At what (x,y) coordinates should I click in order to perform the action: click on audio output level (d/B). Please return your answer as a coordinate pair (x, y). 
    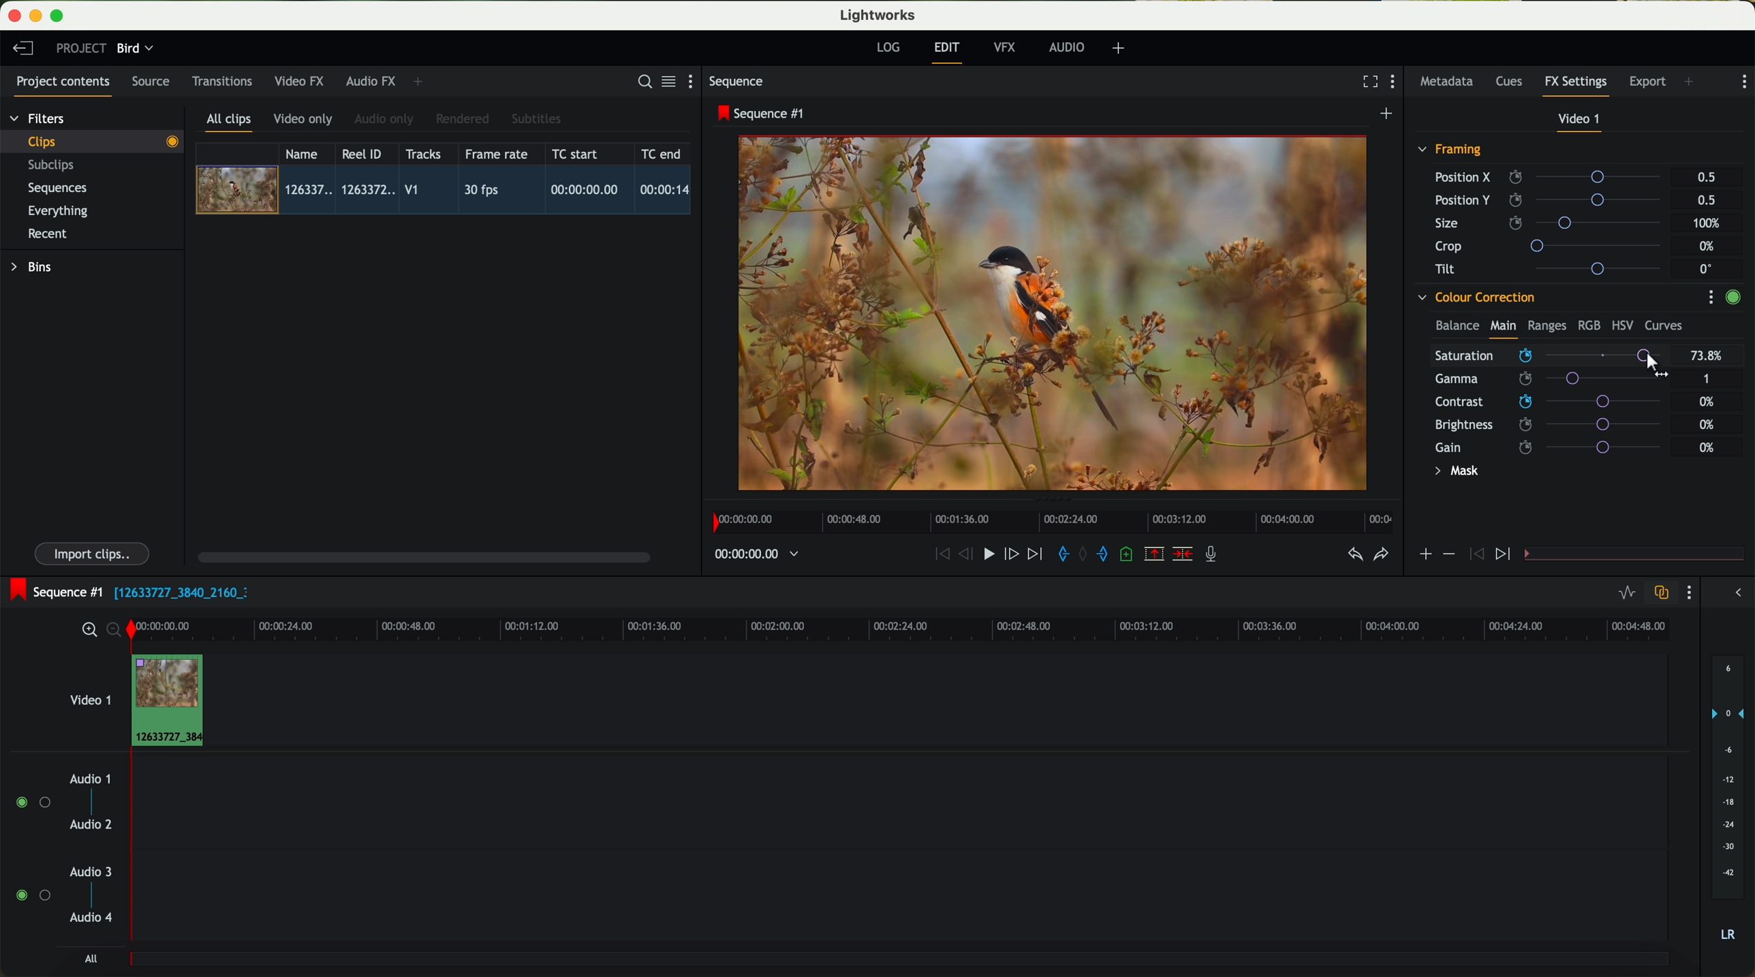
    Looking at the image, I should click on (1728, 803).